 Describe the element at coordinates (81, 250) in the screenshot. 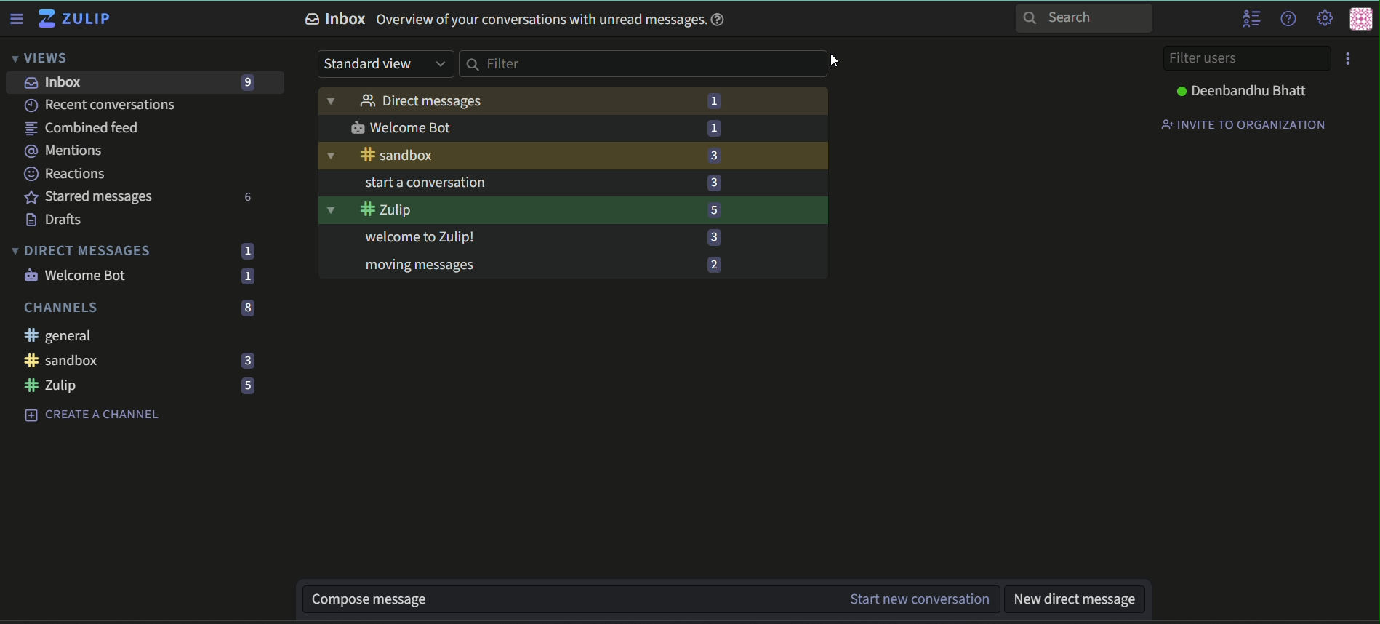

I see `Direct Messages` at that location.